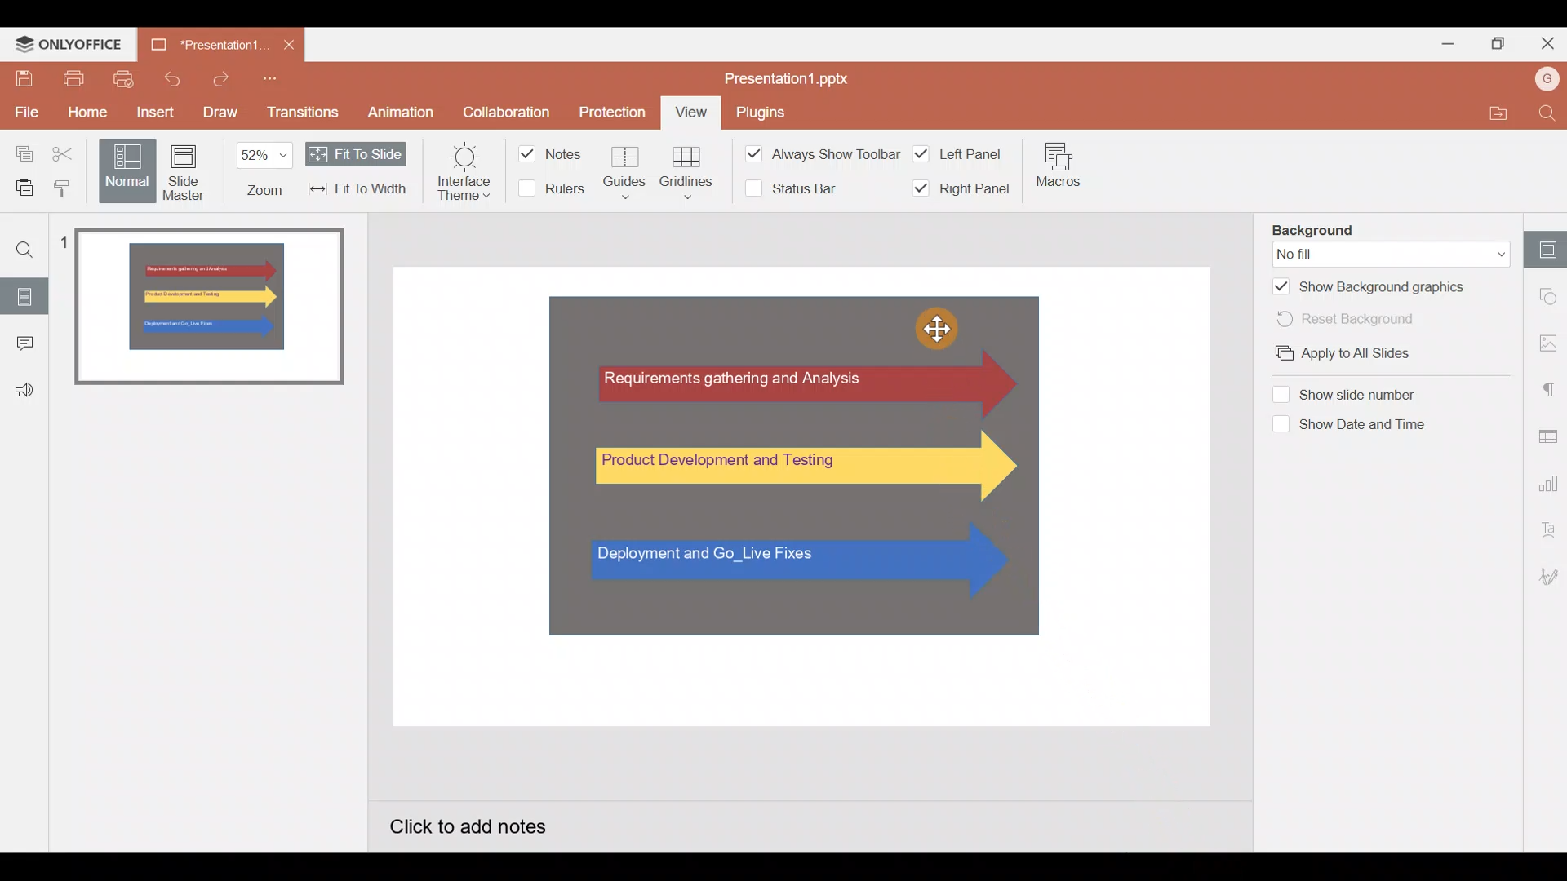  I want to click on Close, so click(288, 45).